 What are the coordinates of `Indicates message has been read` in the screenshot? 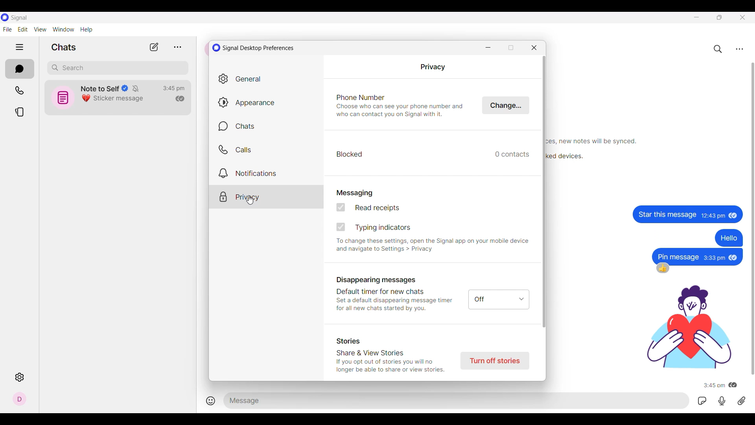 It's located at (733, 216).